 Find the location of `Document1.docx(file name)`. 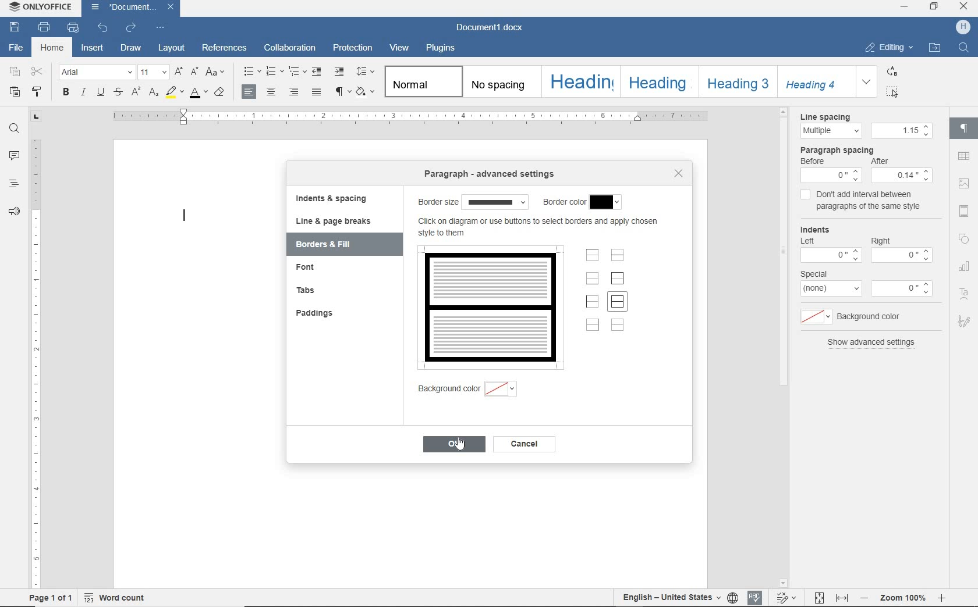

Document1.docx(file name) is located at coordinates (131, 8).